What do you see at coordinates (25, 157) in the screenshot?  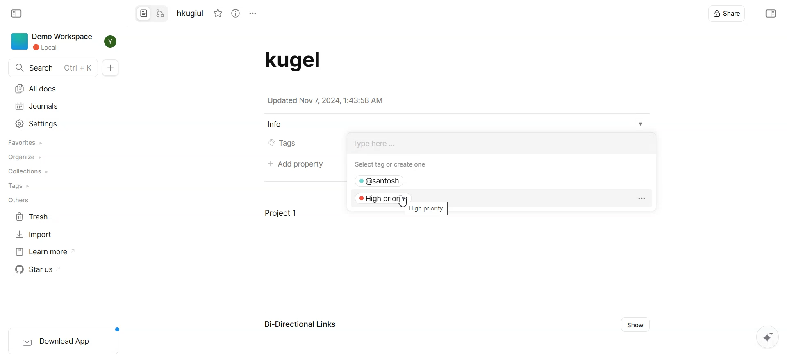 I see `Organize` at bounding box center [25, 157].